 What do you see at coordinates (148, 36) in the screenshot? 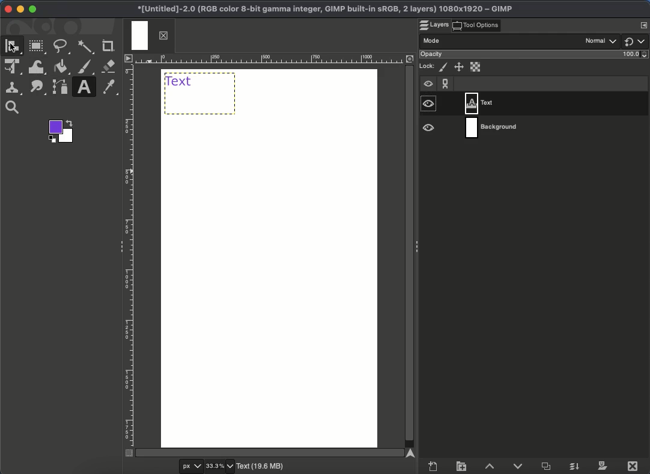
I see `Tab` at bounding box center [148, 36].